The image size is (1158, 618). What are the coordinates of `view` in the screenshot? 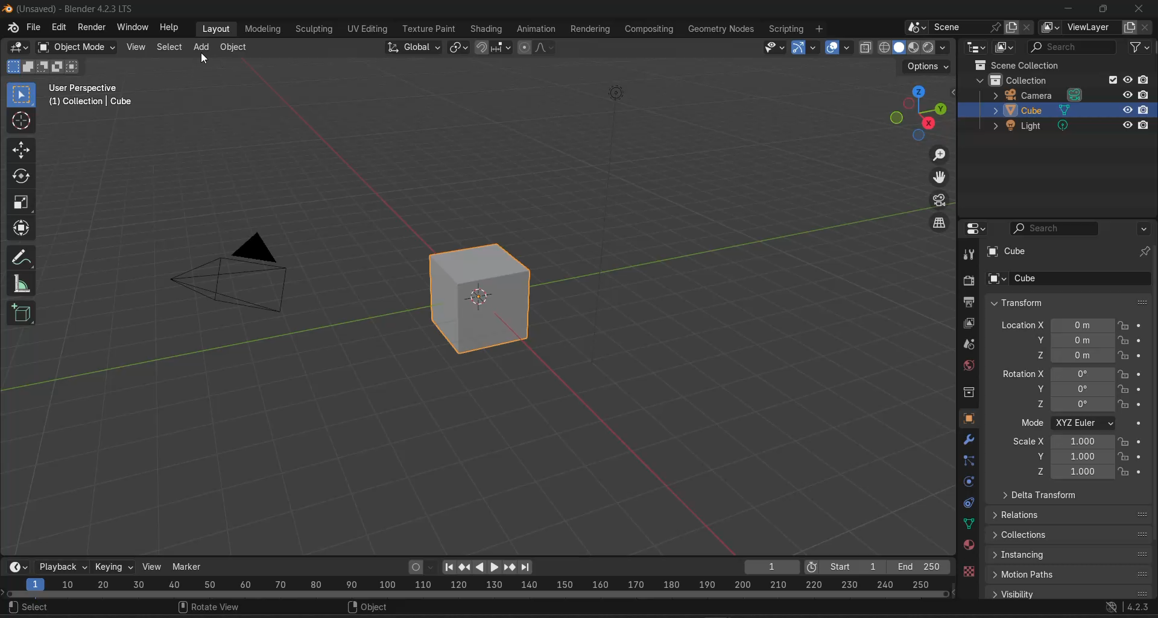 It's located at (152, 566).